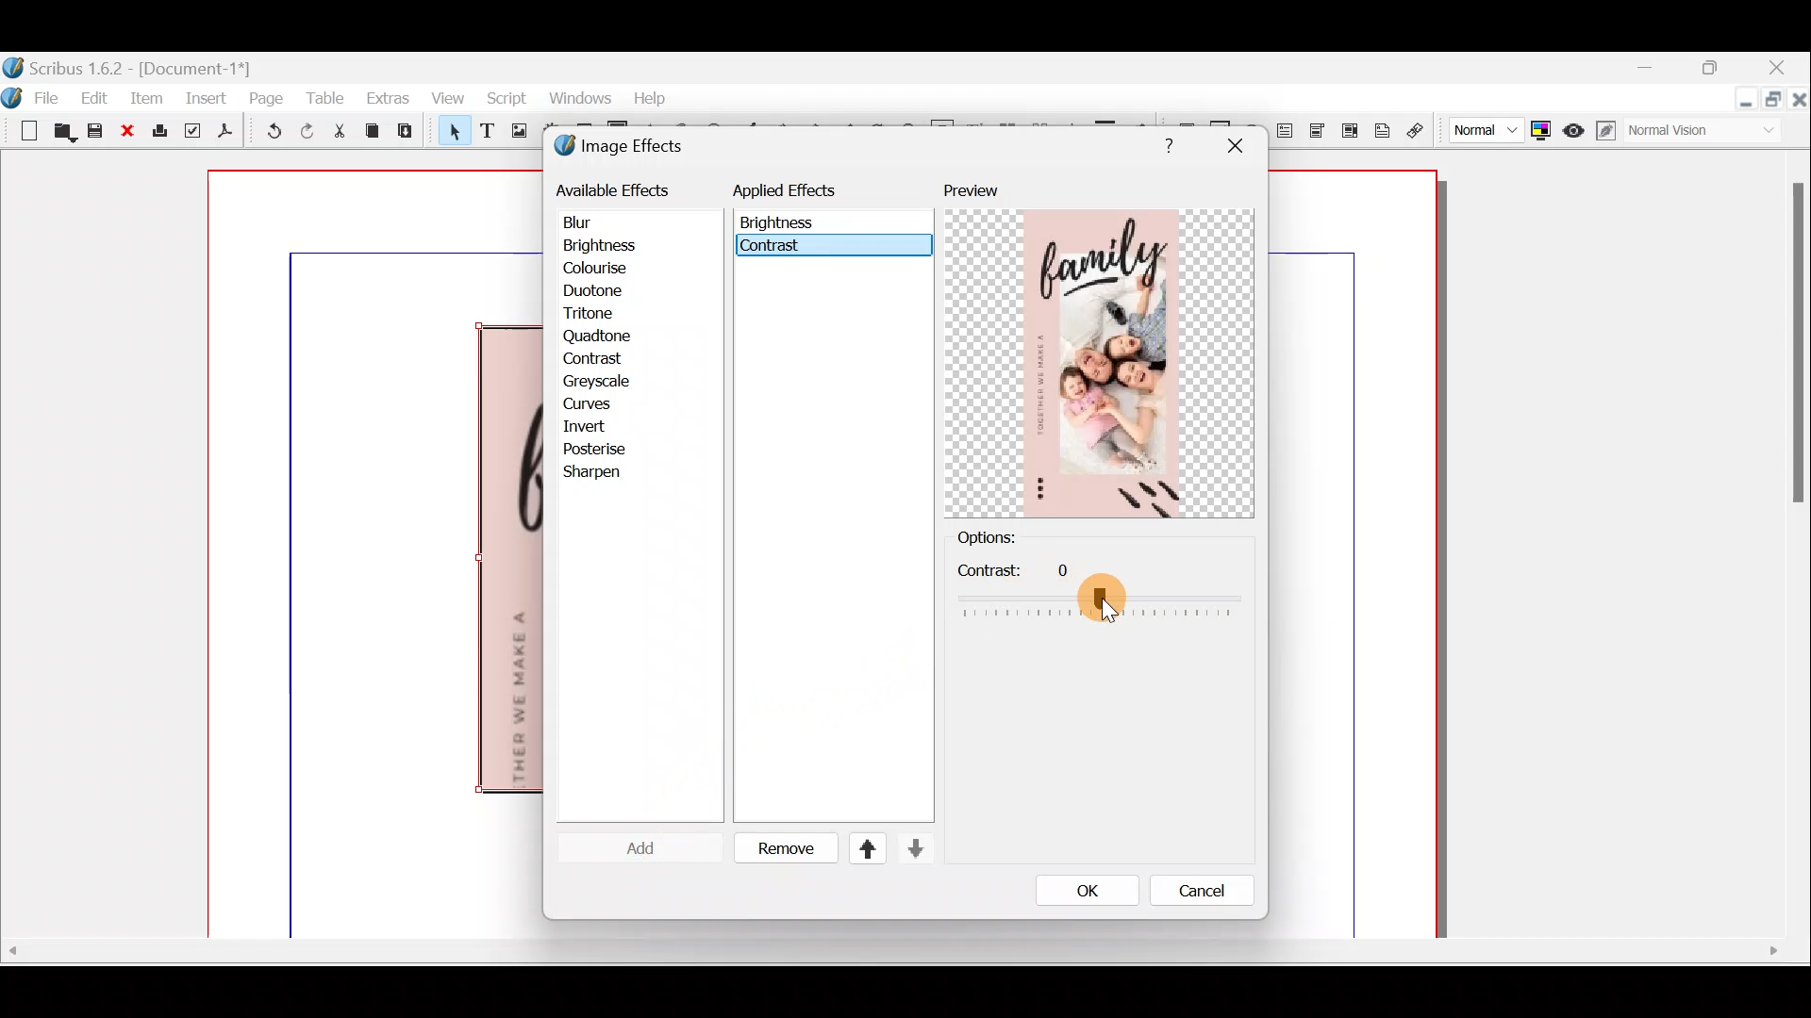 This screenshot has height=1018, width=1811. Describe the element at coordinates (1164, 142) in the screenshot. I see `` at that location.